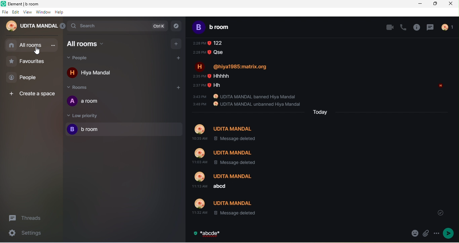  I want to click on a room, so click(87, 101).